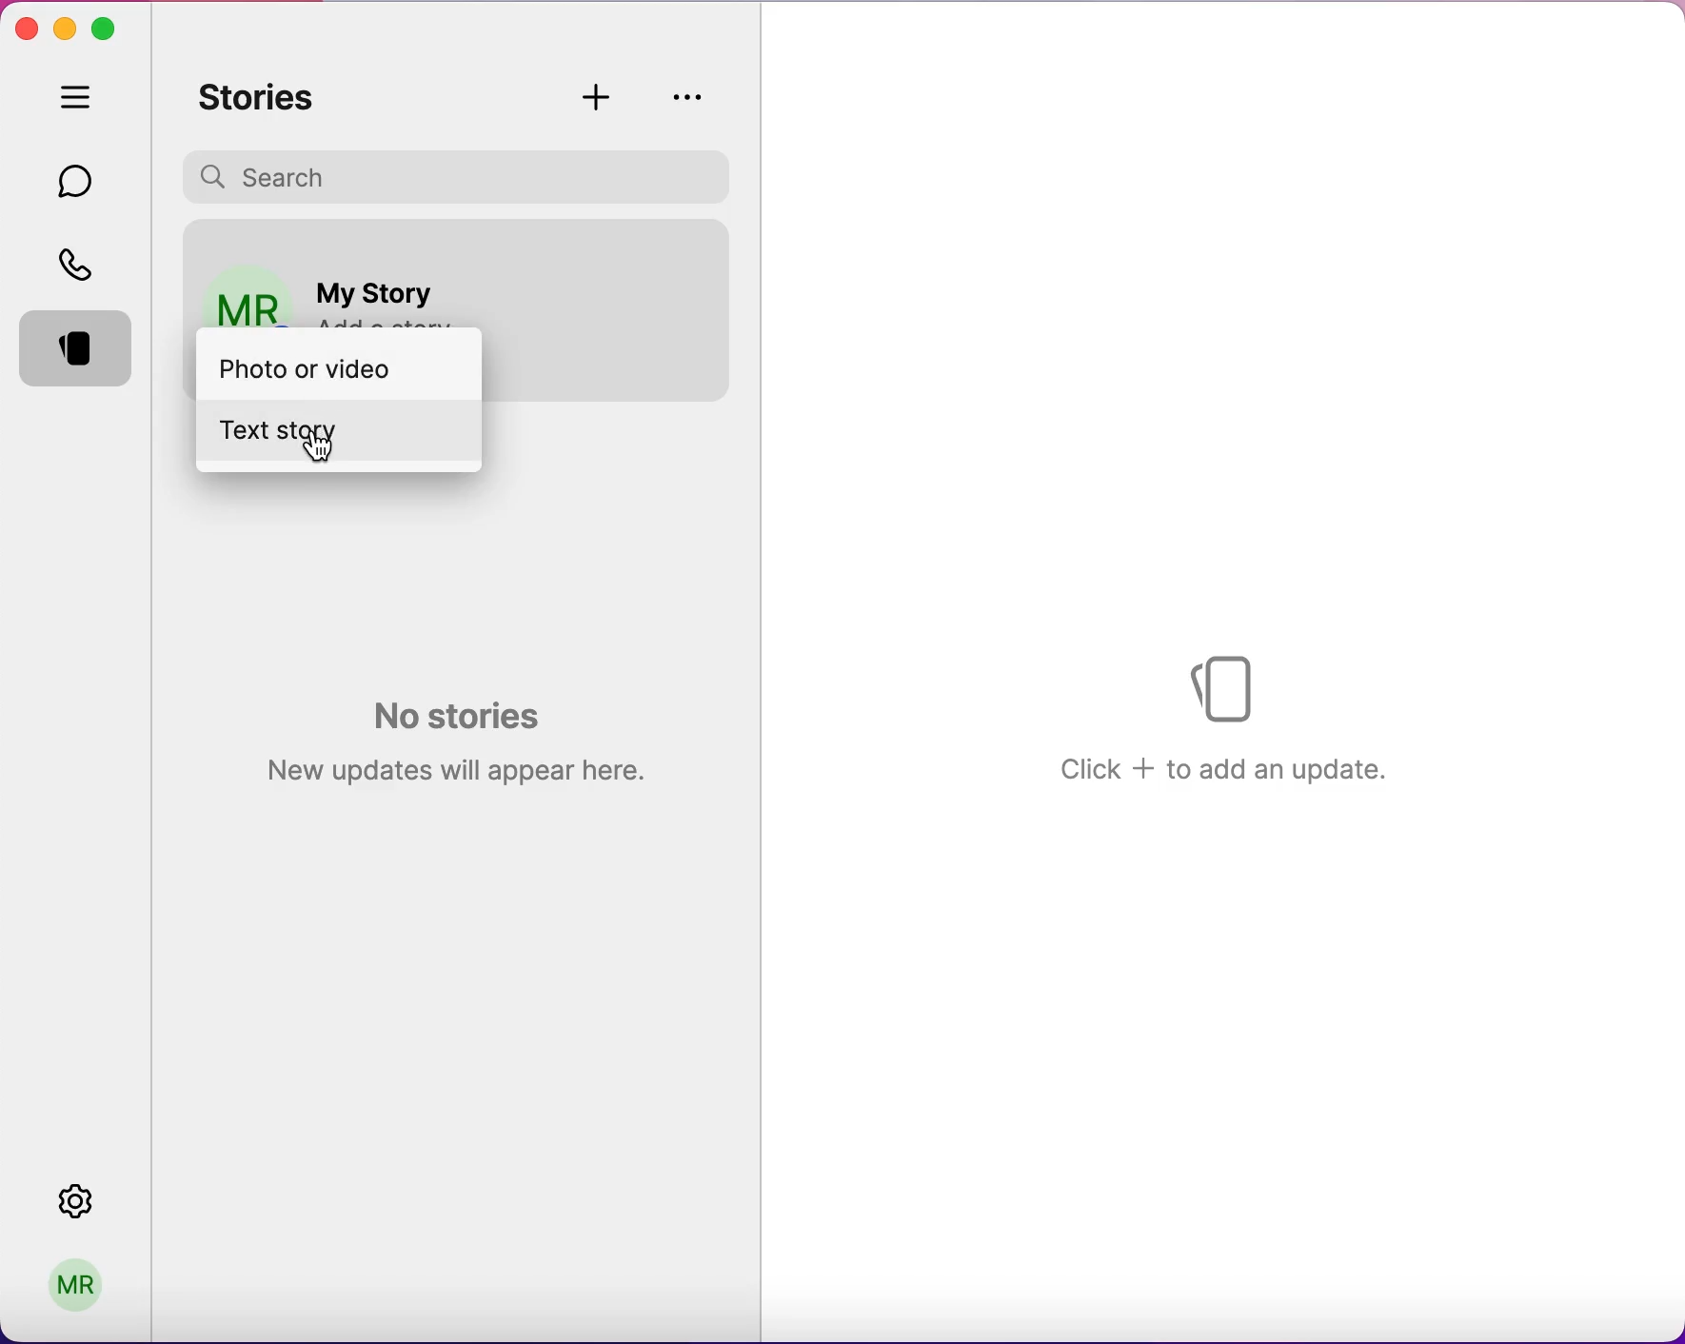 The height and width of the screenshot is (1344, 1685). I want to click on stories selected, so click(80, 352).